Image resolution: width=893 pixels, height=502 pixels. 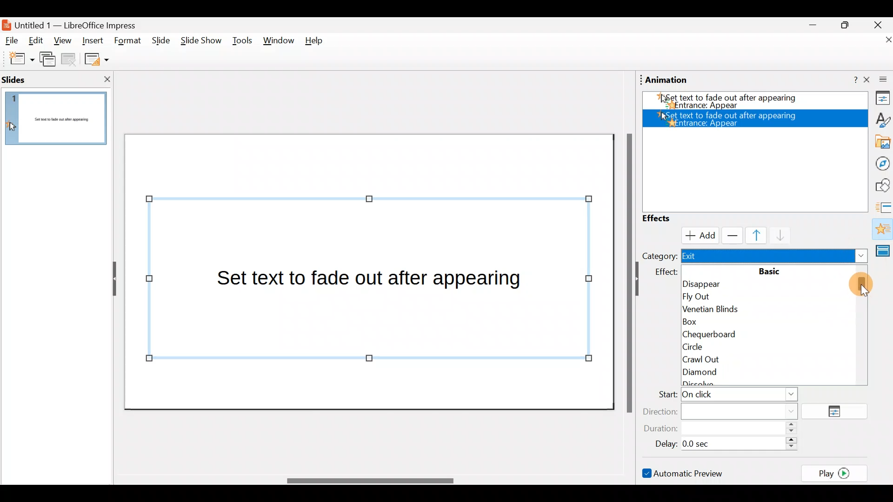 What do you see at coordinates (627, 272) in the screenshot?
I see `Scroll bar` at bounding box center [627, 272].